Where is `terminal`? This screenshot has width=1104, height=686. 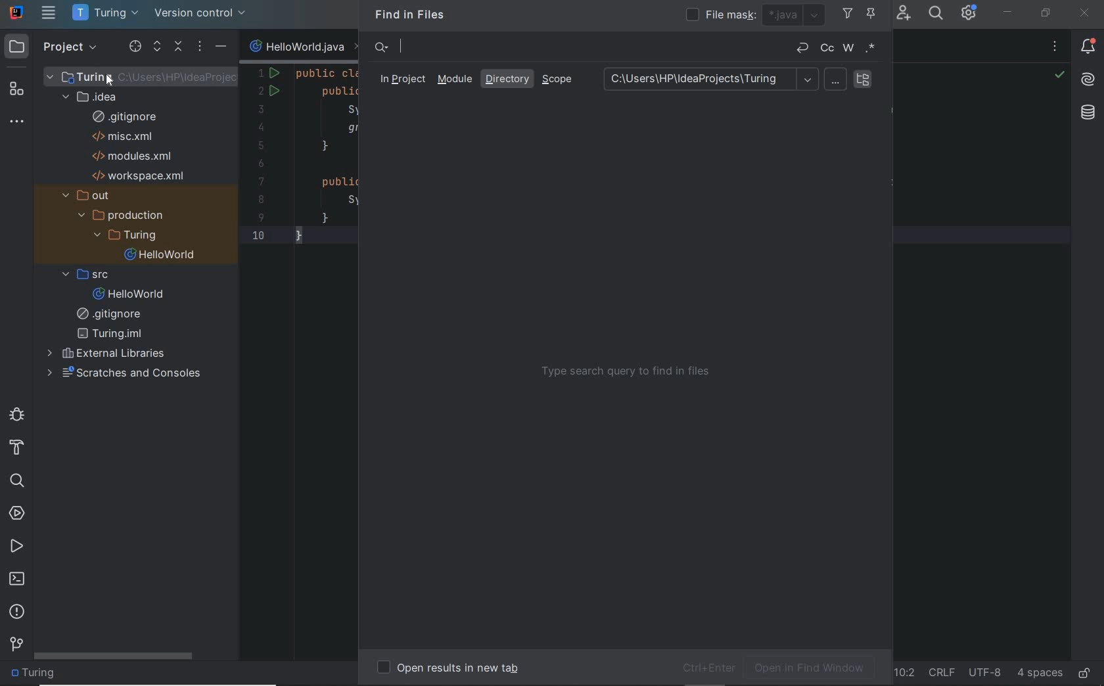 terminal is located at coordinates (17, 579).